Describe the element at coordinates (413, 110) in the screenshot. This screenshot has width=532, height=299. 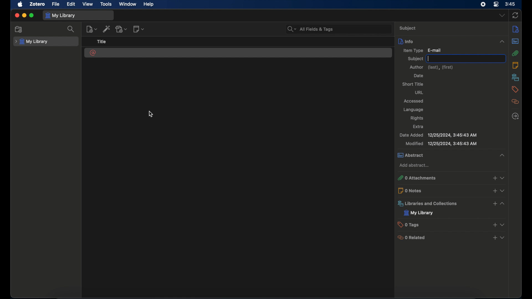
I see `language` at that location.